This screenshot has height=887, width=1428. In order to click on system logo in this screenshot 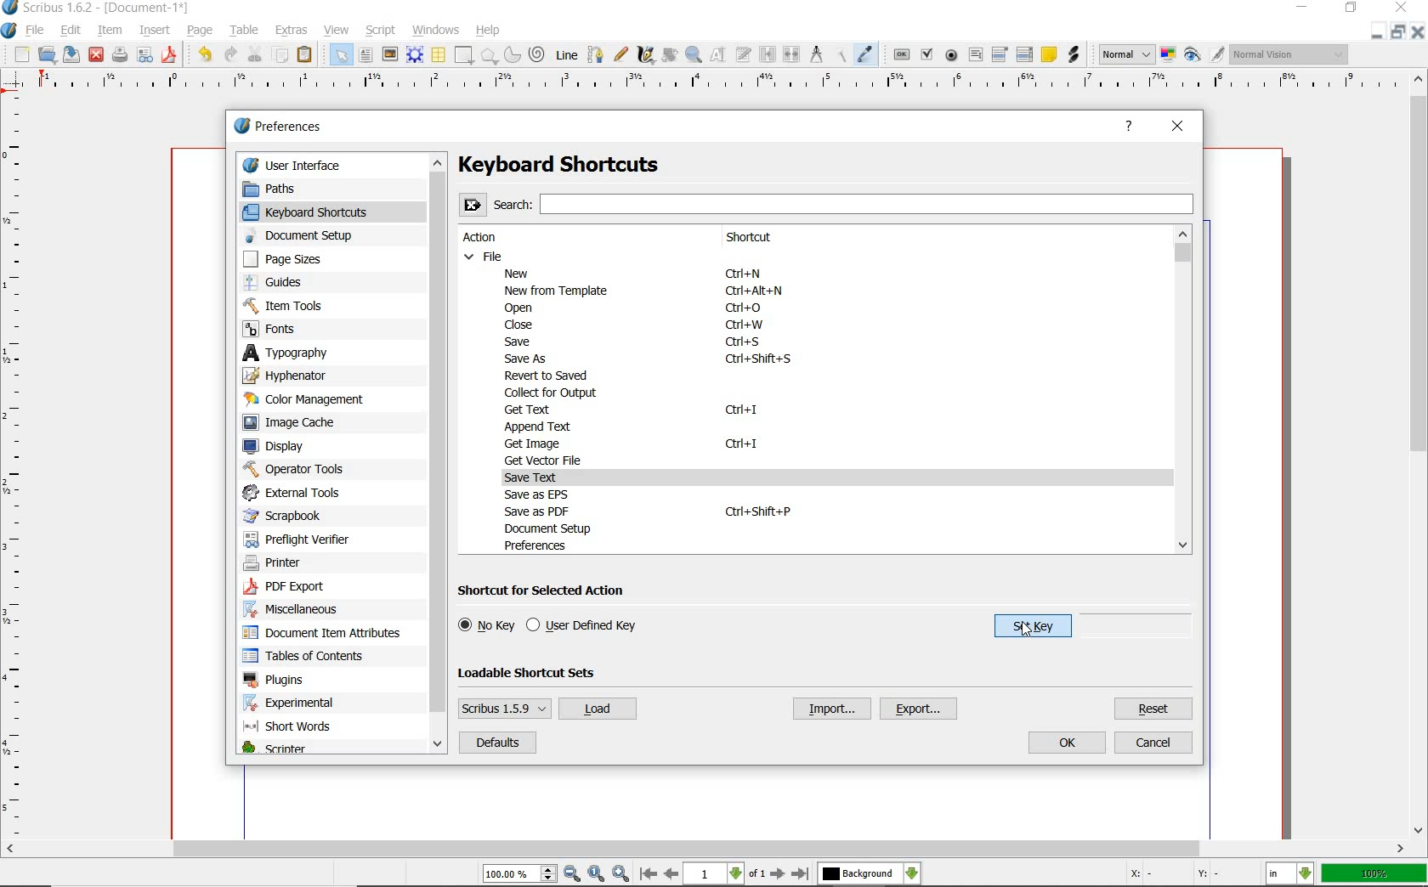, I will do `click(9, 31)`.